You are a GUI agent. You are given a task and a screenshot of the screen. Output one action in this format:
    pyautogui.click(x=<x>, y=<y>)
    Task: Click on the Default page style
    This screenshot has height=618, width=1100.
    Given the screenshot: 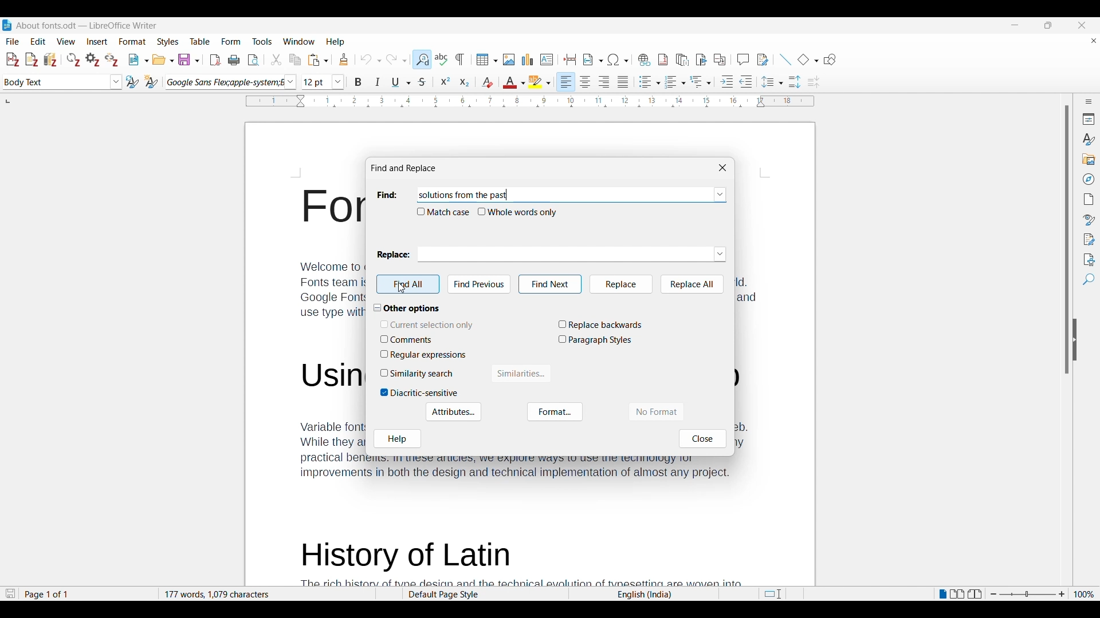 What is the action you would take?
    pyautogui.click(x=484, y=595)
    